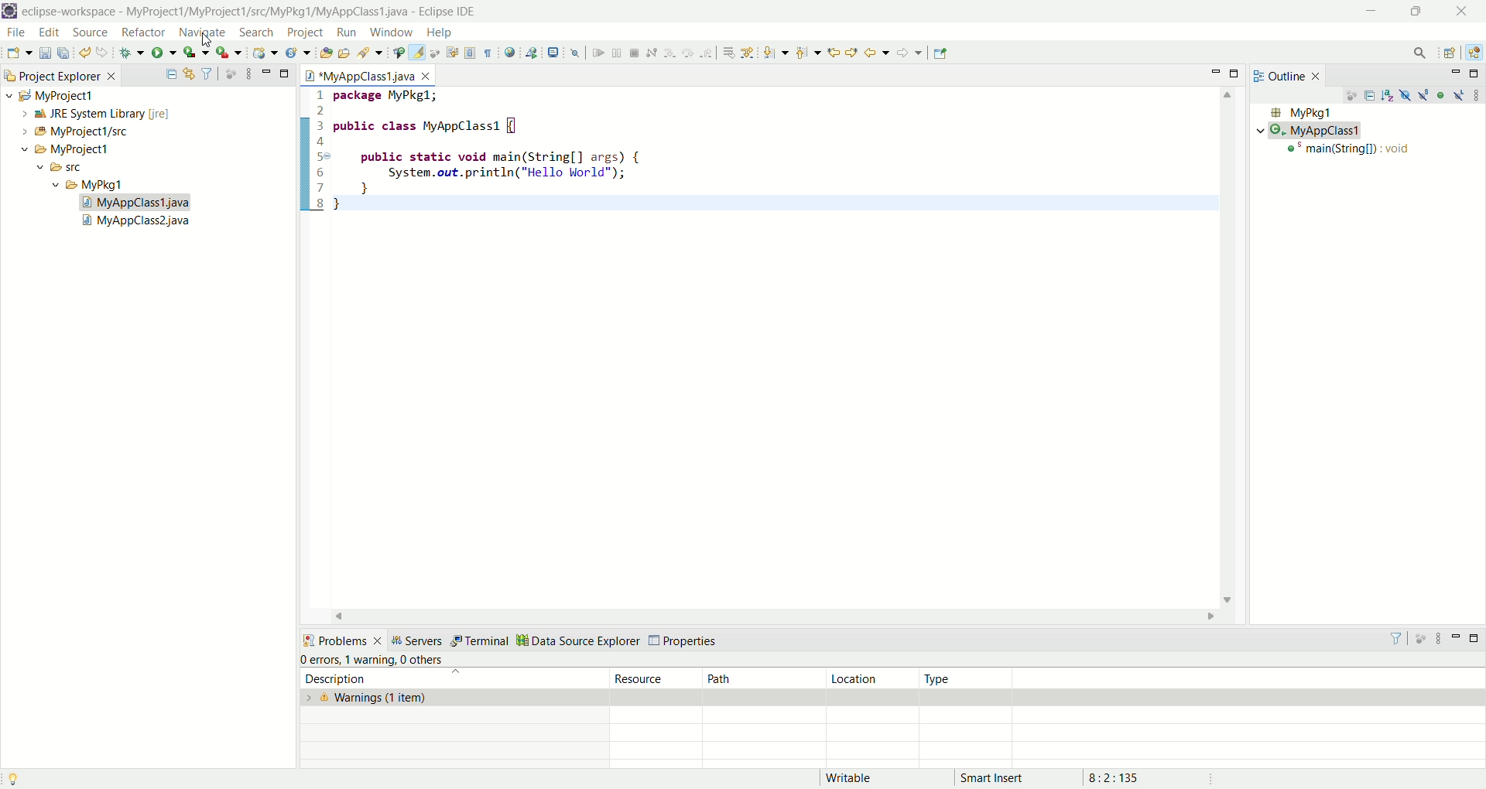  Describe the element at coordinates (368, 53) in the screenshot. I see `search` at that location.